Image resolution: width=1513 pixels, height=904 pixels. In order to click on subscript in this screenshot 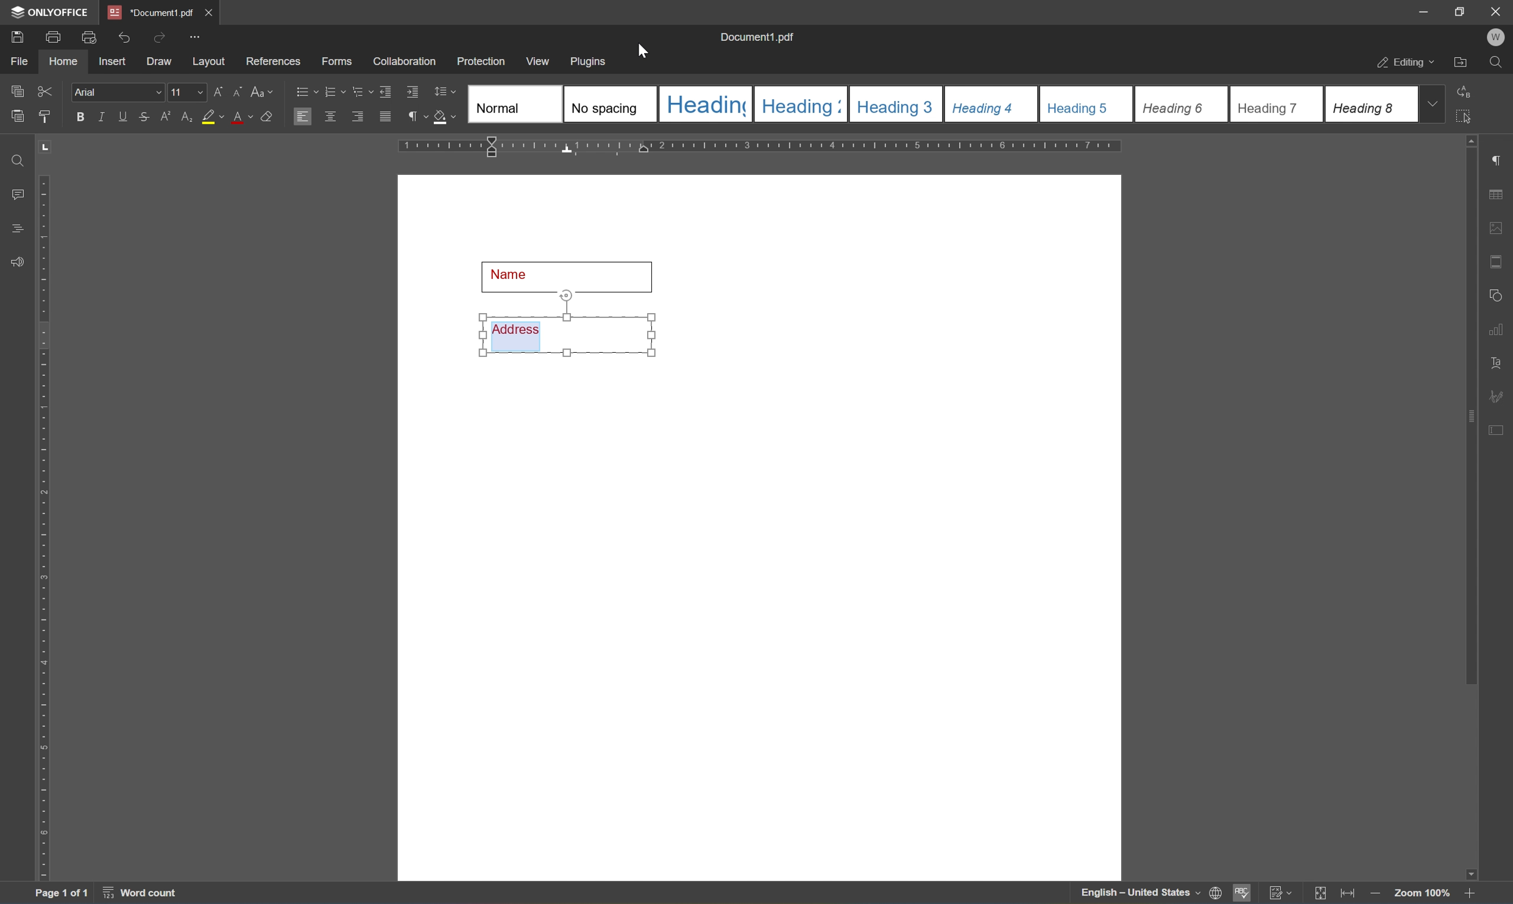, I will do `click(185, 115)`.